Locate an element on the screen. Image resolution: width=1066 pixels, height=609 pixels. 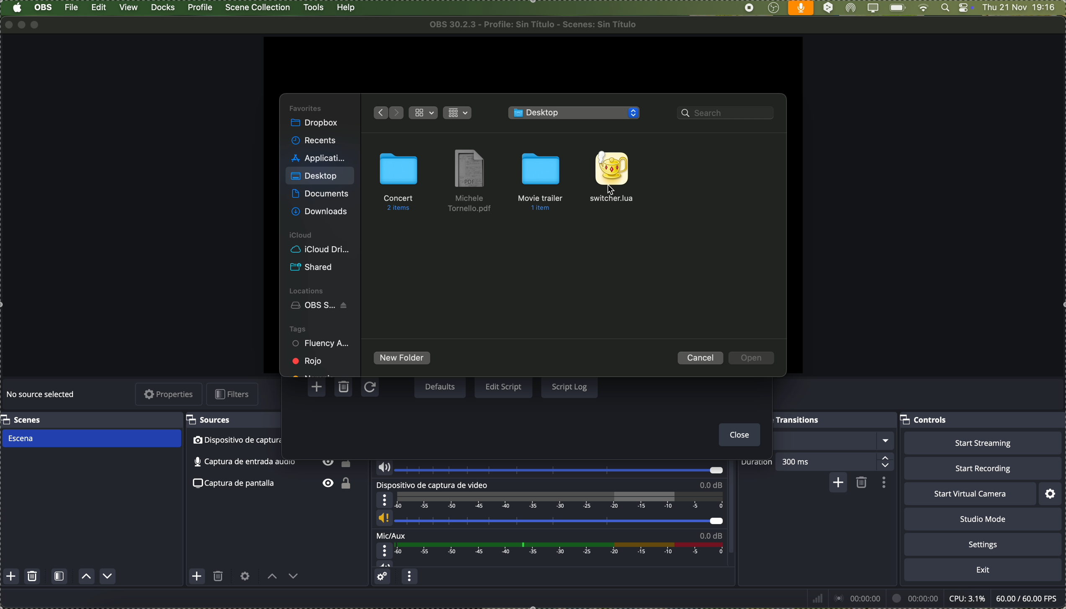
add configurable transition is located at coordinates (837, 484).